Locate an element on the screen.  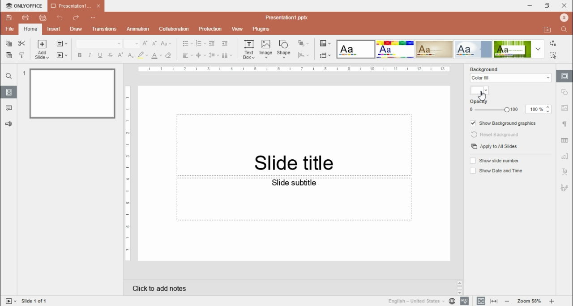
text art settings is located at coordinates (565, 172).